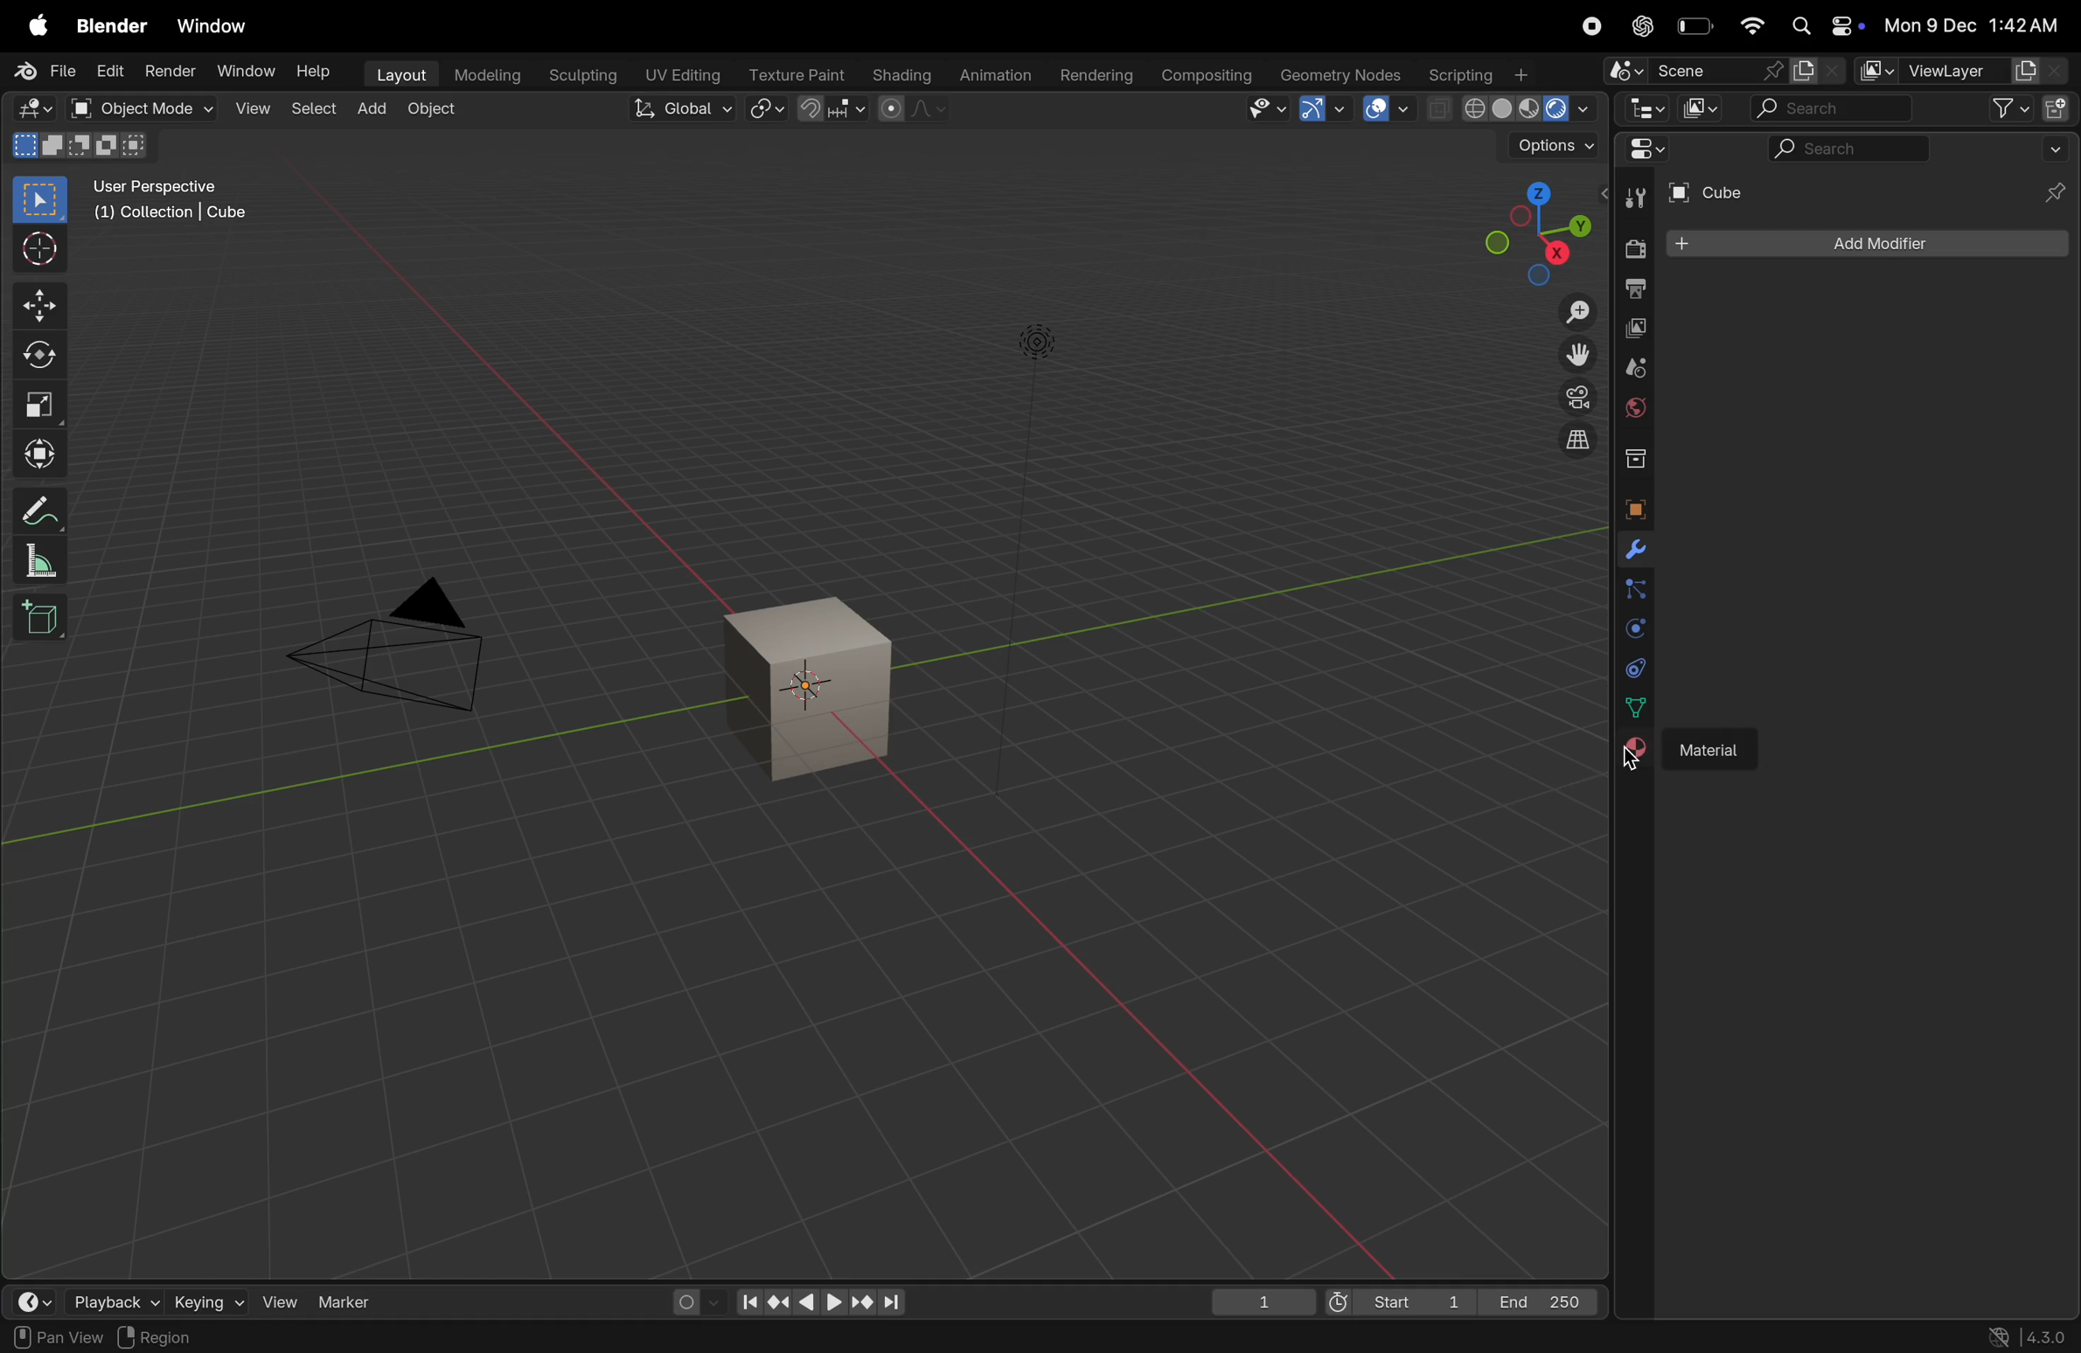  What do you see at coordinates (2001, 108) in the screenshot?
I see `filter` at bounding box center [2001, 108].